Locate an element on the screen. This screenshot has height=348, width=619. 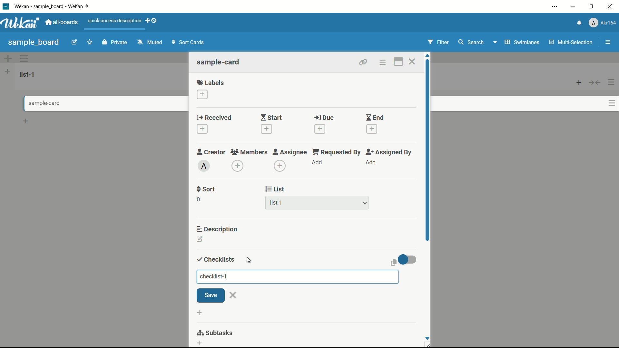
add date is located at coordinates (266, 129).